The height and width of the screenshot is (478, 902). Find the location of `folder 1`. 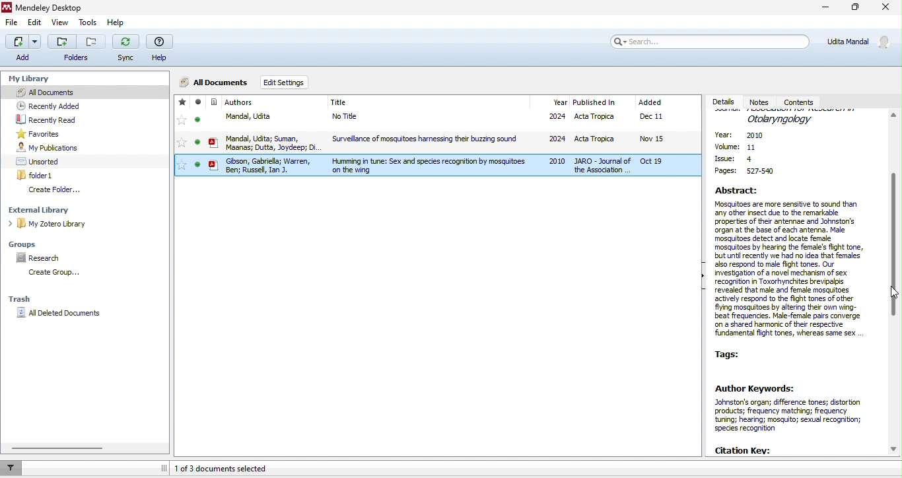

folder 1 is located at coordinates (37, 175).